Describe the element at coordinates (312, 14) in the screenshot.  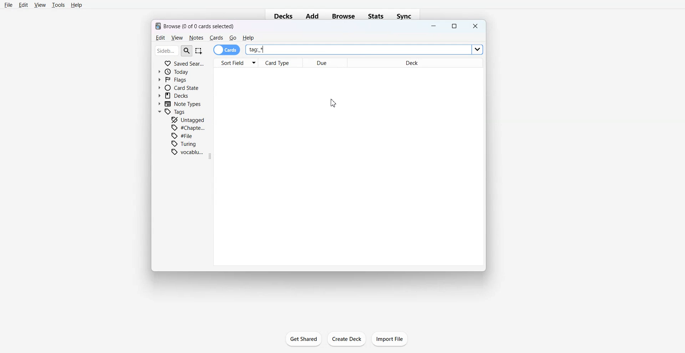
I see `Add` at that location.